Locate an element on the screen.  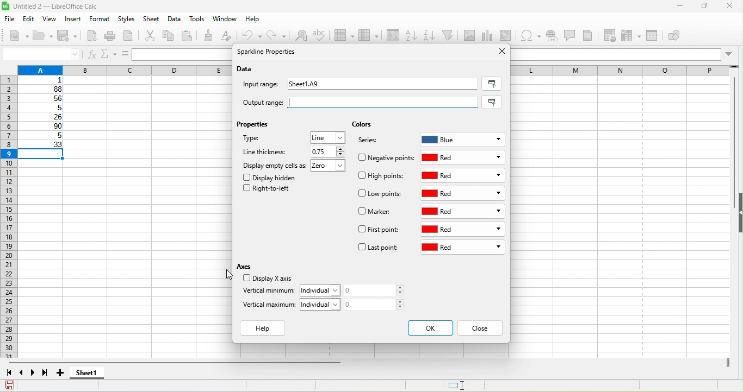
formula bar is located at coordinates (625, 54).